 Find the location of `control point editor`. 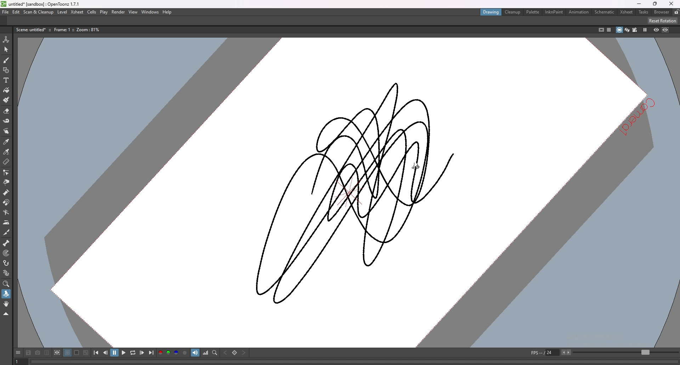

control point editor is located at coordinates (6, 173).